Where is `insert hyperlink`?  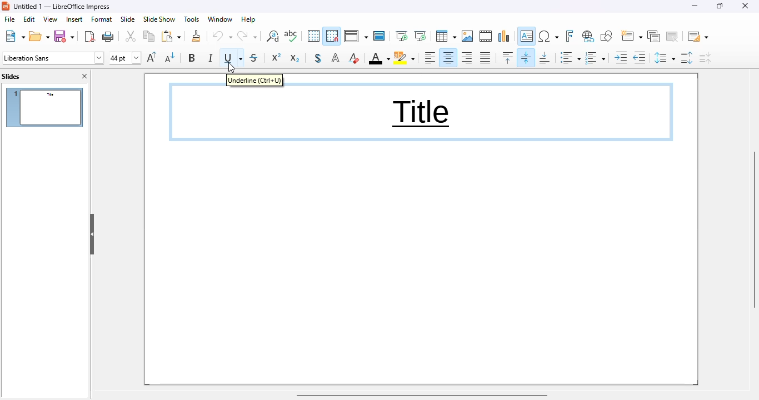
insert hyperlink is located at coordinates (589, 36).